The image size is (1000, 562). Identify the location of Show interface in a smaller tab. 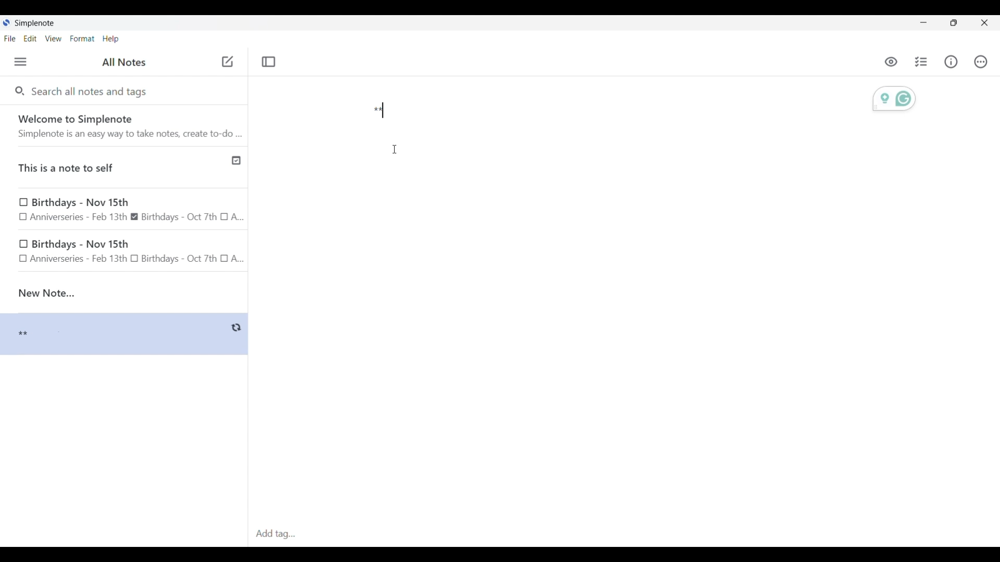
(954, 23).